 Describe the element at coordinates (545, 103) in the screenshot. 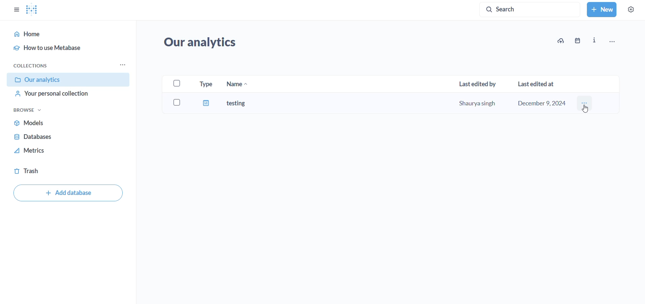

I see `December 9, 2024` at that location.